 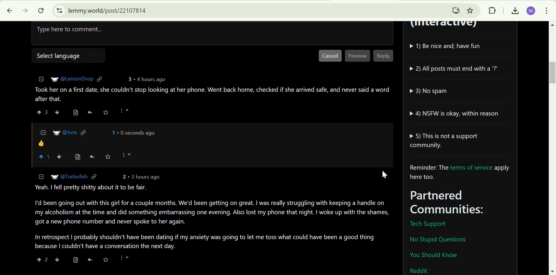 I want to click on 3 points, so click(x=129, y=79).